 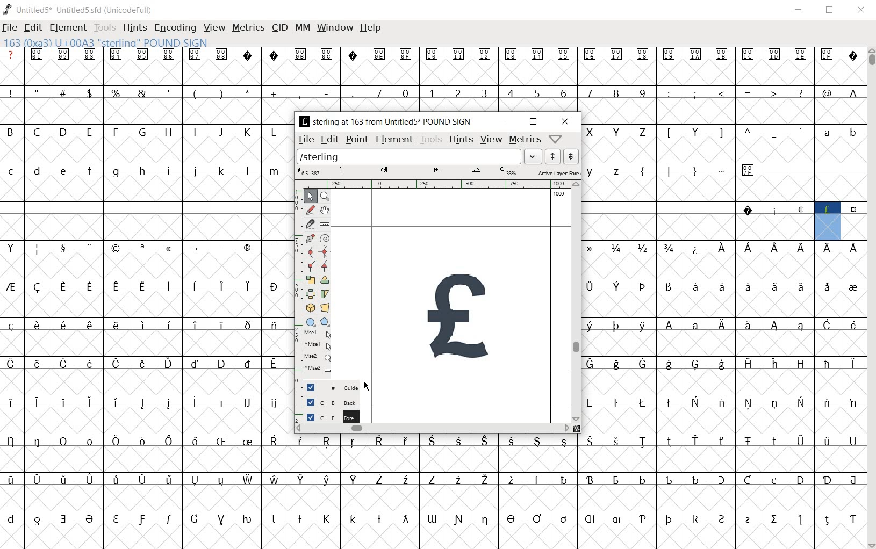 What do you see at coordinates (38, 172) in the screenshot?
I see `d` at bounding box center [38, 172].